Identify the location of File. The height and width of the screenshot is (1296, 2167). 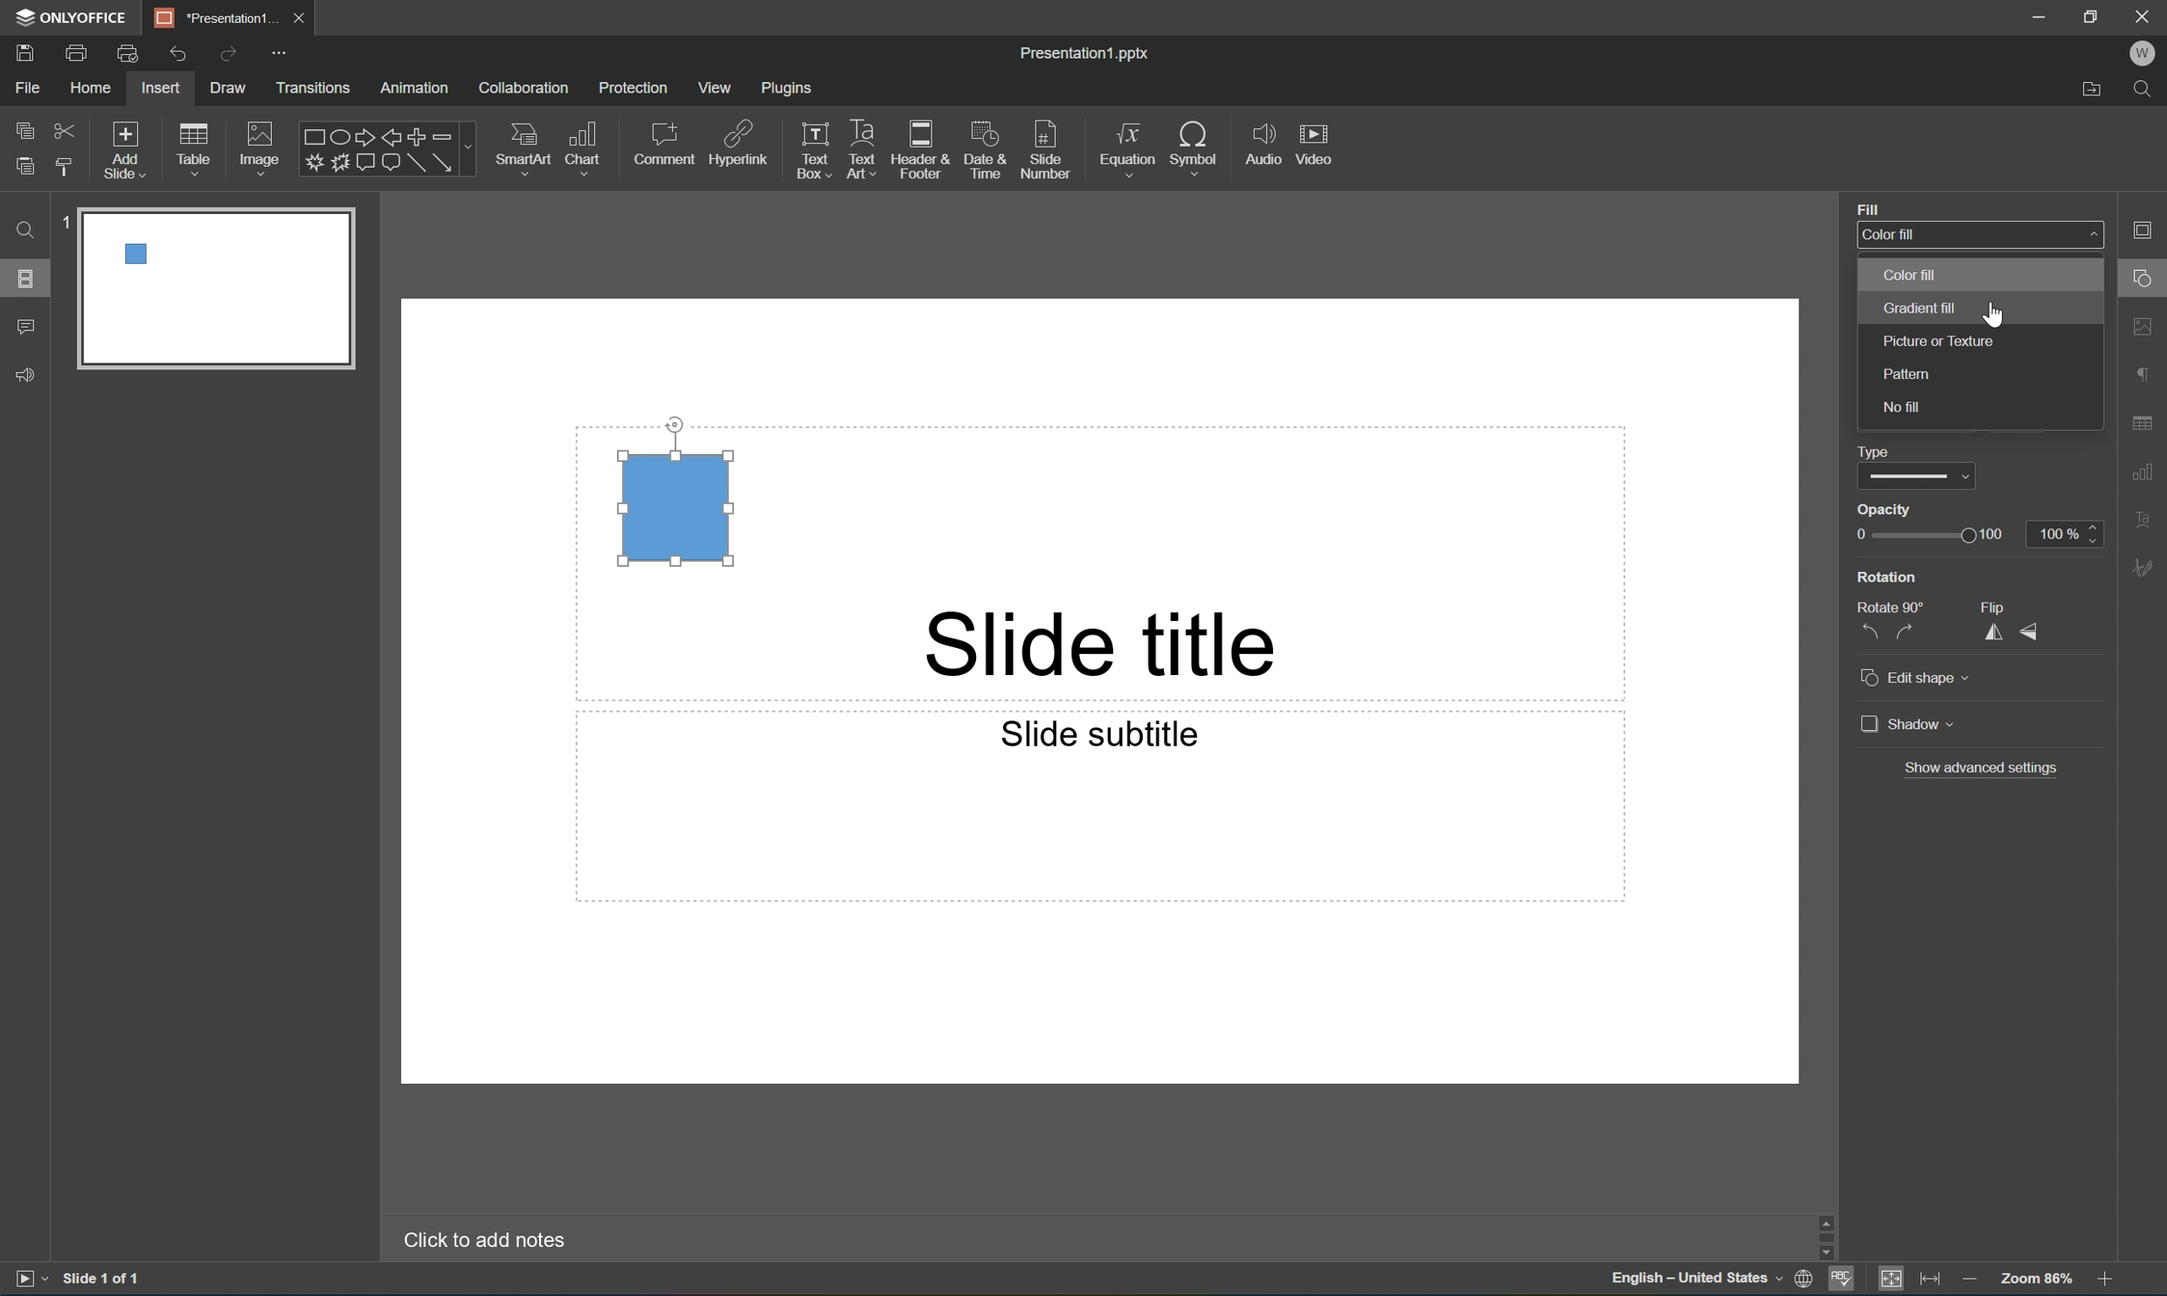
(27, 87).